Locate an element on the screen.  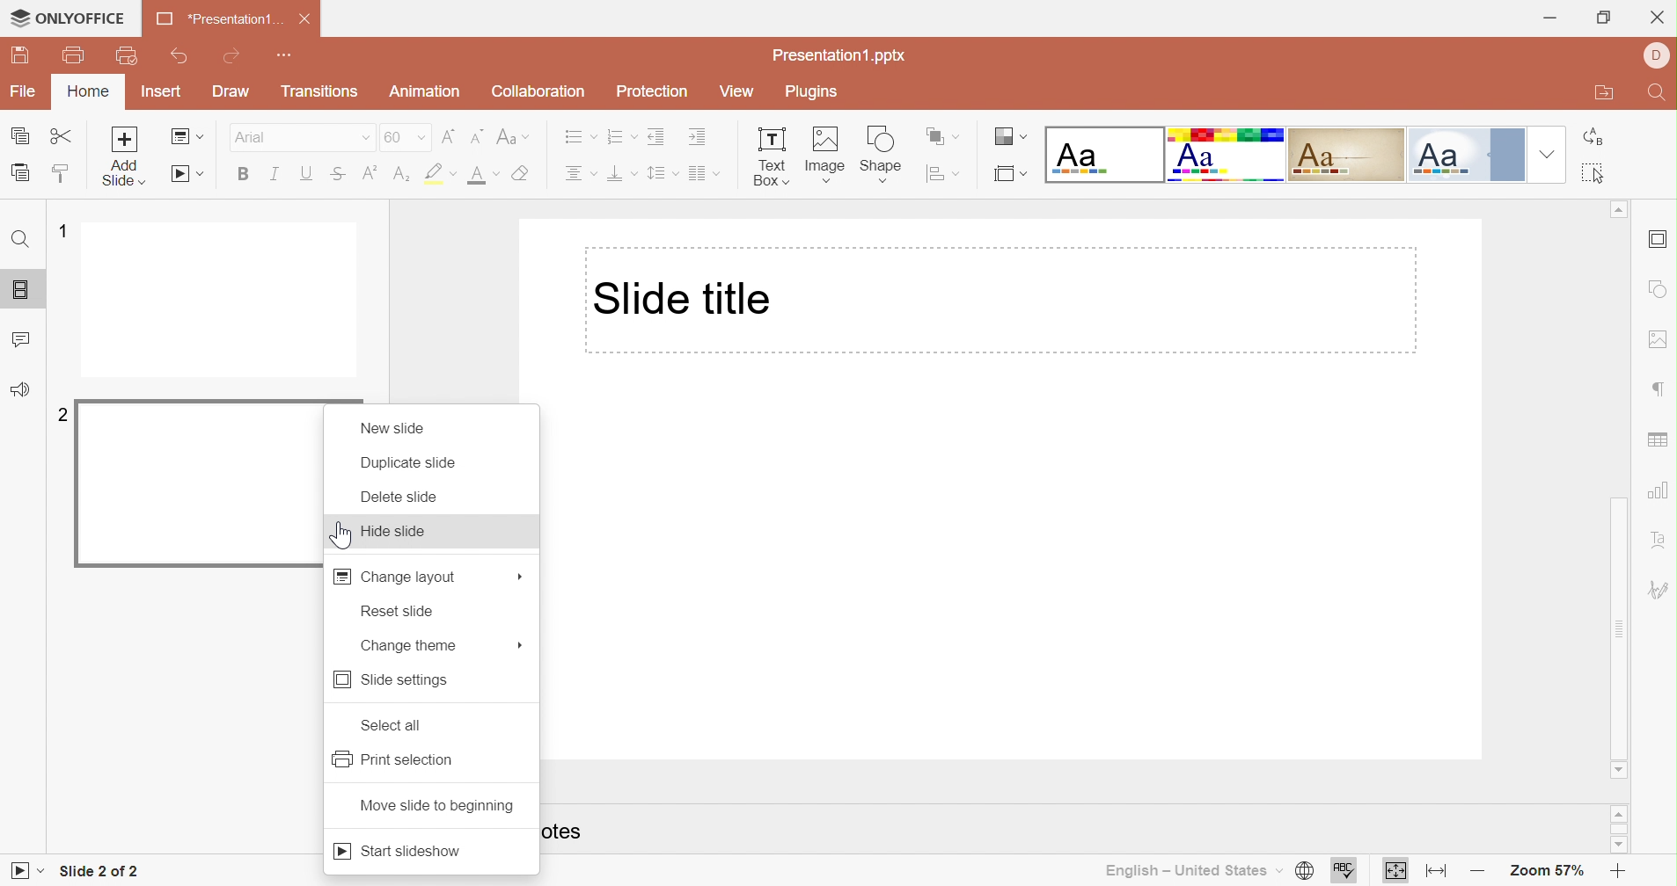
Chart settings is located at coordinates (1661, 490).